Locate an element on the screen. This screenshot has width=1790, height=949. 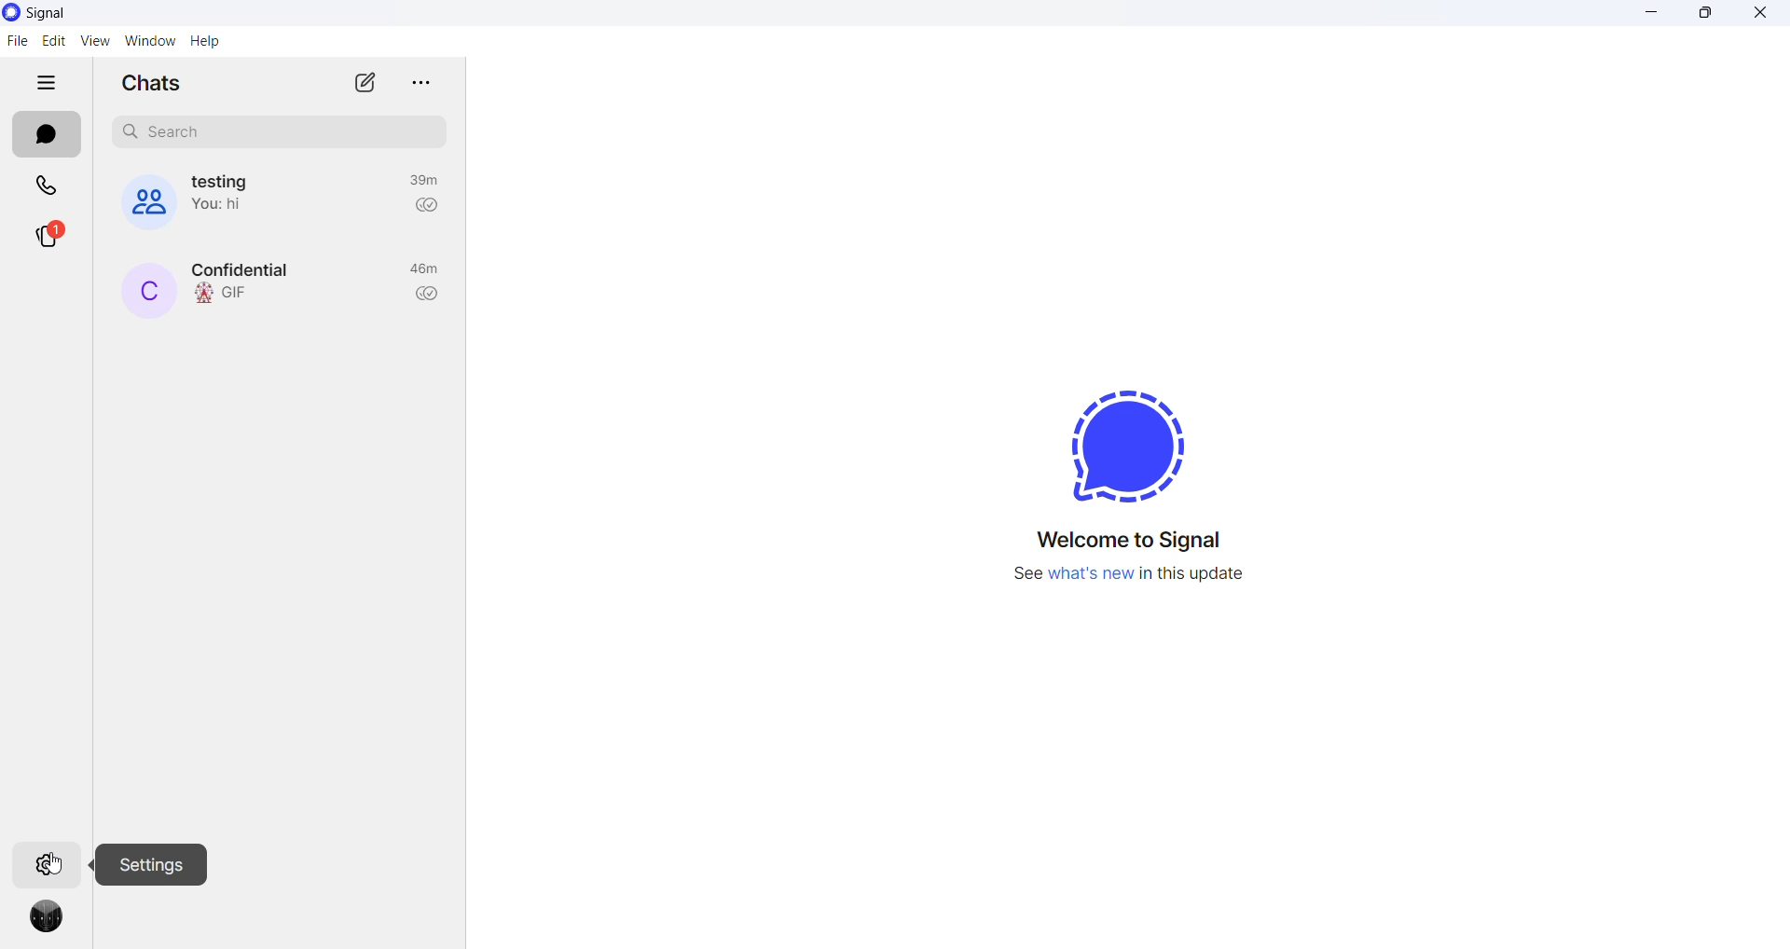
more options is located at coordinates (417, 81).